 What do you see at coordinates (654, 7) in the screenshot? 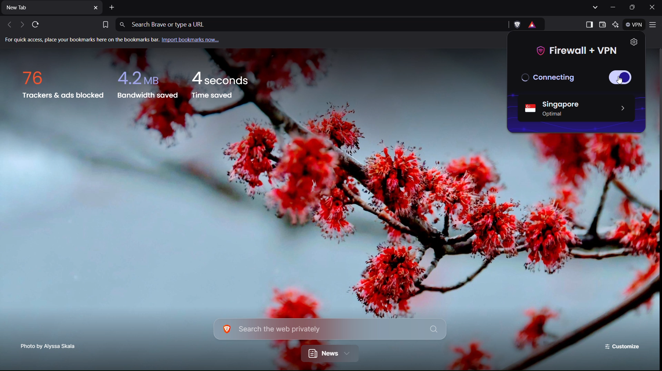
I see `Close` at bounding box center [654, 7].